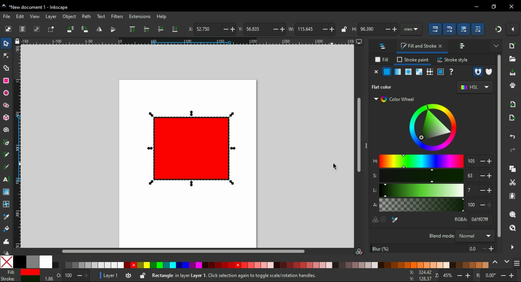  I want to click on scroll bar, so click(180, 251).